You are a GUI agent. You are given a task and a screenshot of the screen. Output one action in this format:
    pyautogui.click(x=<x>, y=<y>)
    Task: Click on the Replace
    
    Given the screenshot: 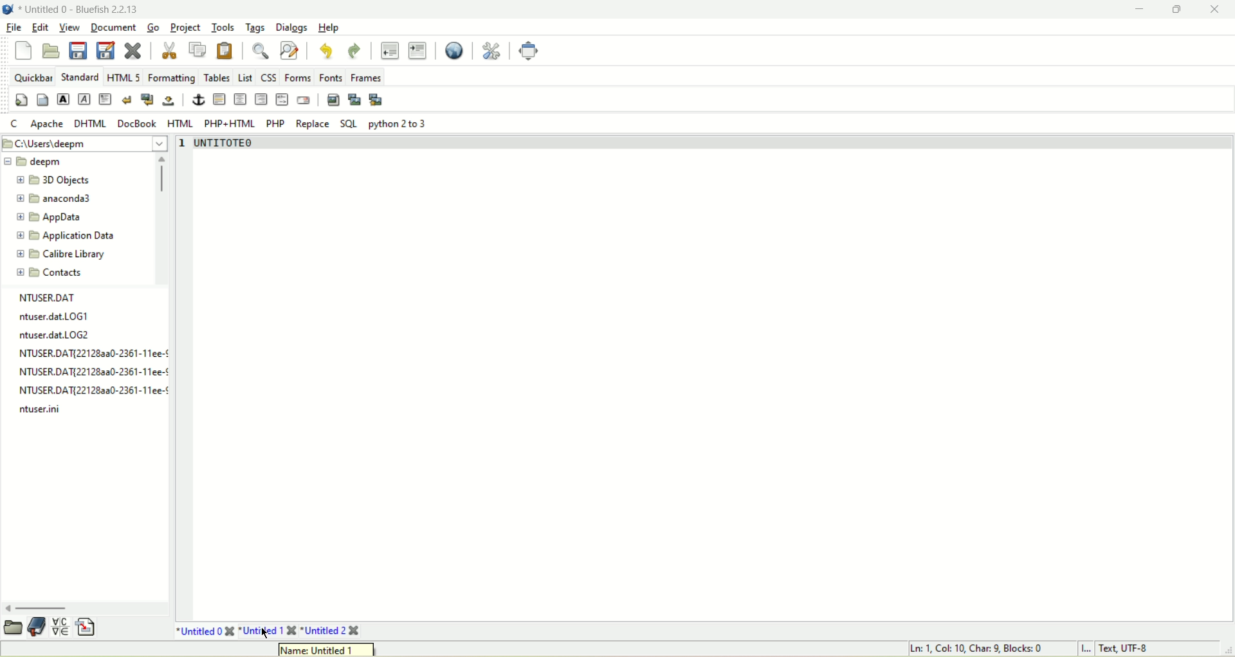 What is the action you would take?
    pyautogui.click(x=313, y=124)
    